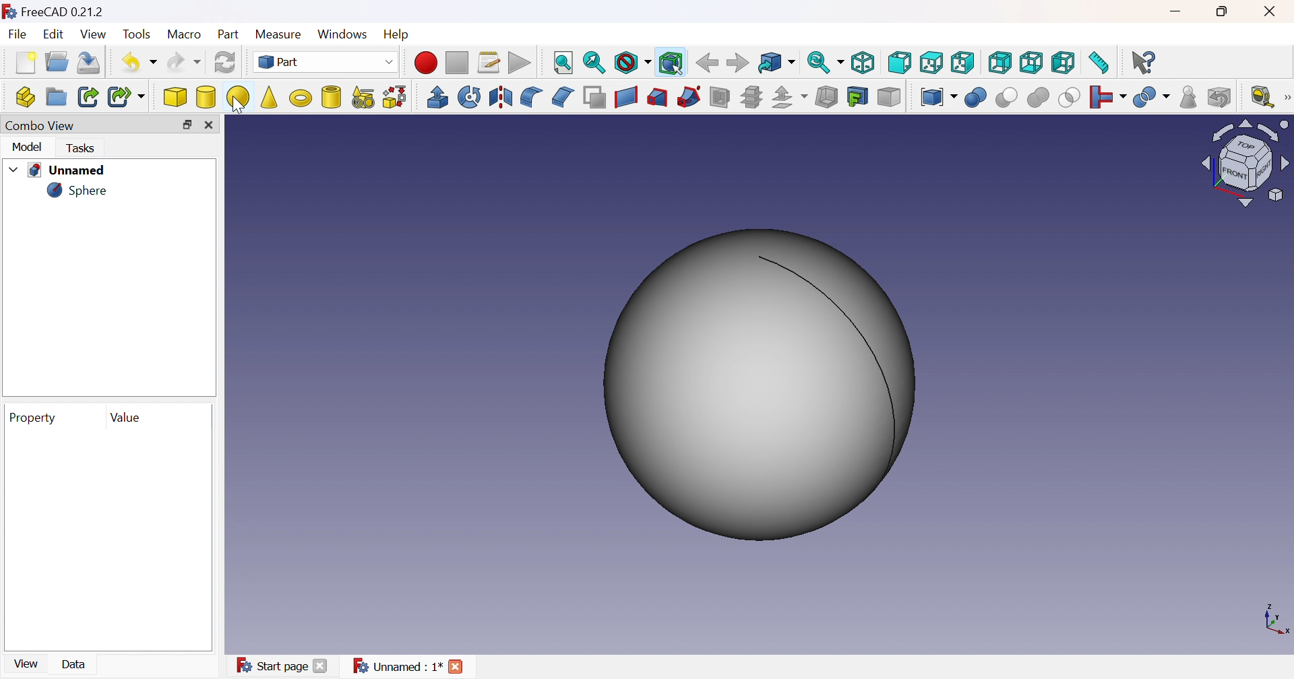 This screenshot has height=679, width=1294. I want to click on Part, so click(326, 62).